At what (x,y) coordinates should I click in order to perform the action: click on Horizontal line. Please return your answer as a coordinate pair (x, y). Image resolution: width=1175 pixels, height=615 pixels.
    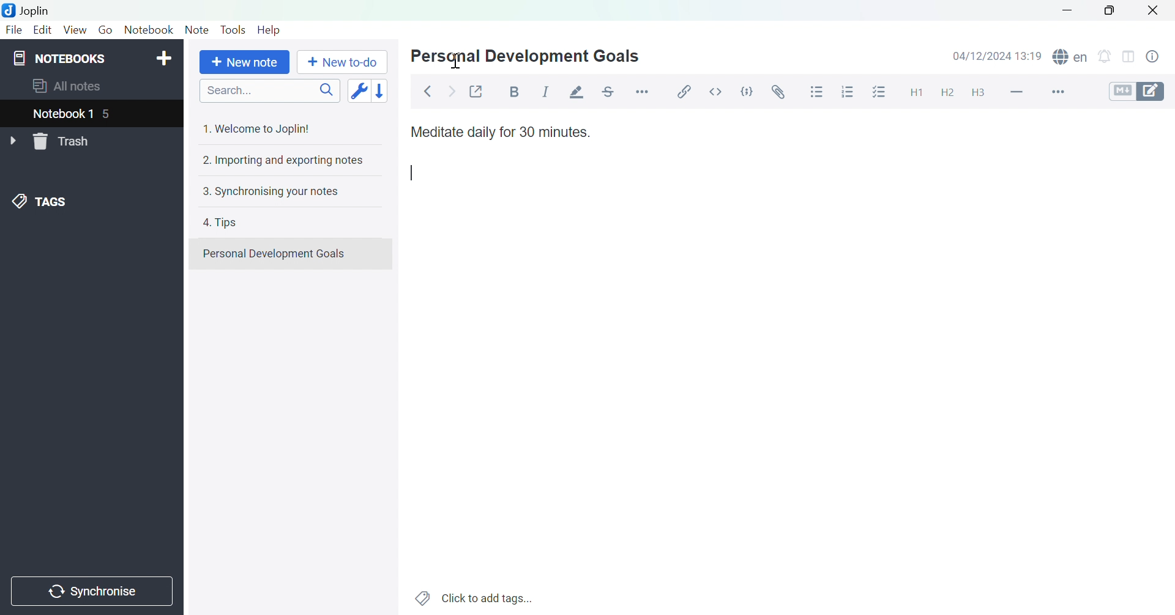
    Looking at the image, I should click on (1016, 92).